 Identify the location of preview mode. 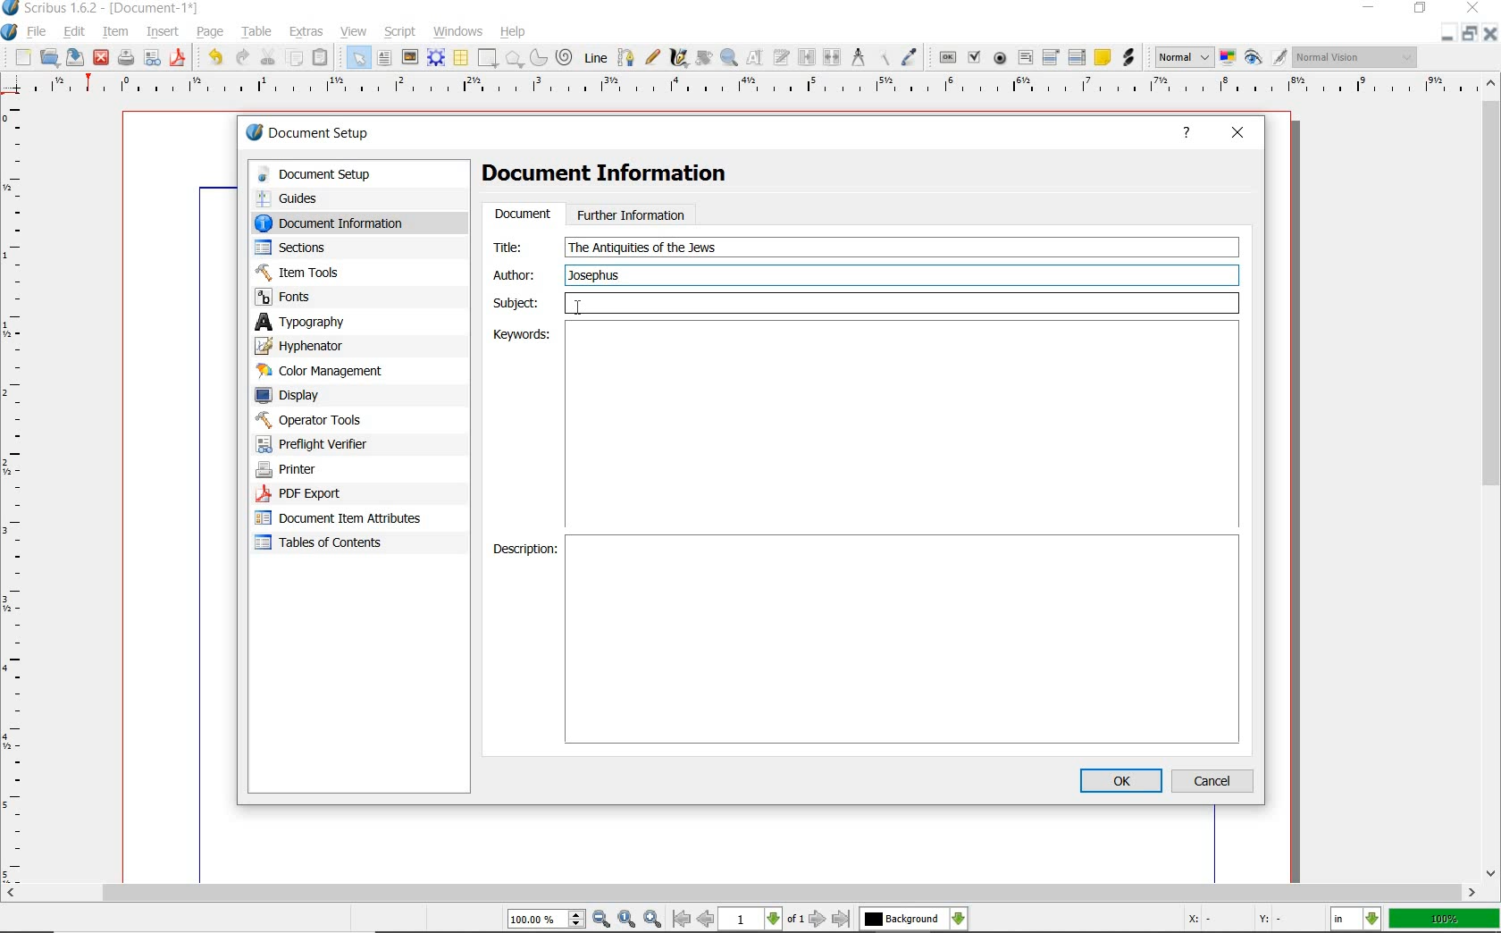
(1267, 58).